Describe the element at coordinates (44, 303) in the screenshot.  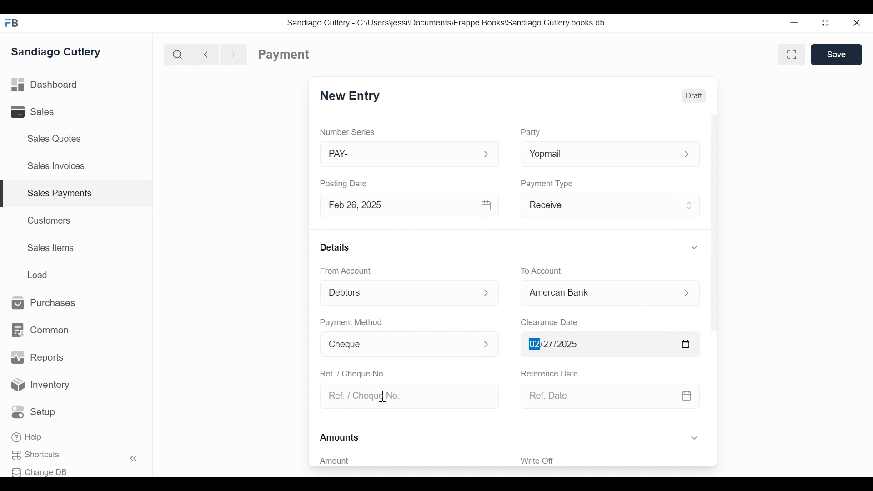
I see `Purchases` at that location.